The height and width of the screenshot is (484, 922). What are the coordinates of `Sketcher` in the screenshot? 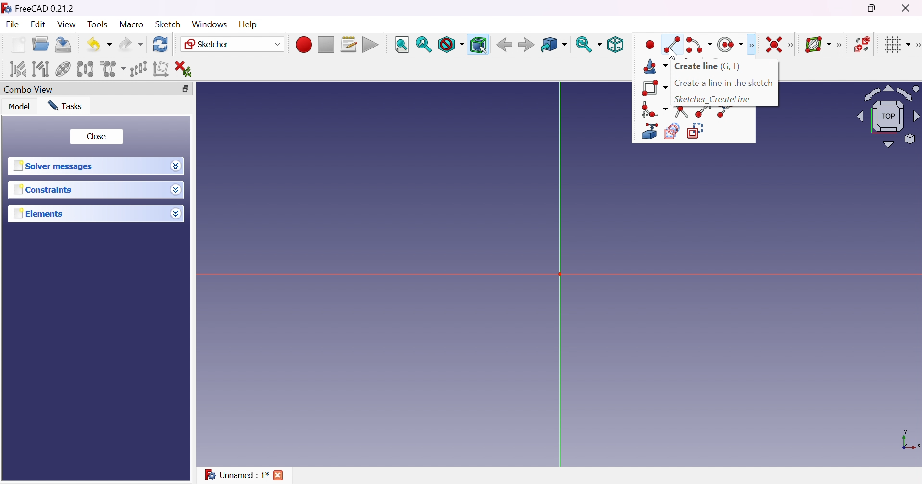 It's located at (233, 45).